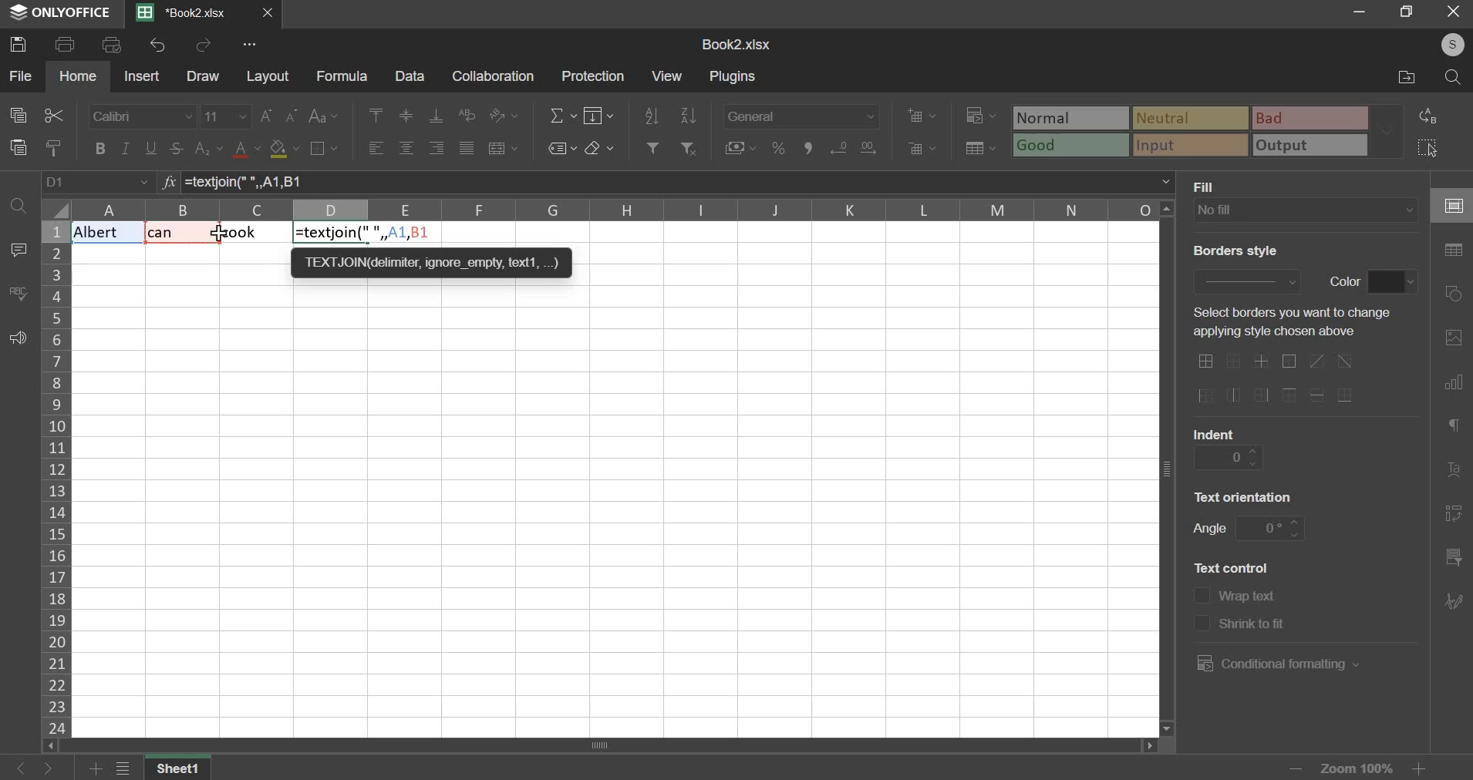 This screenshot has width=1473, height=780. I want to click on table, so click(1454, 250).